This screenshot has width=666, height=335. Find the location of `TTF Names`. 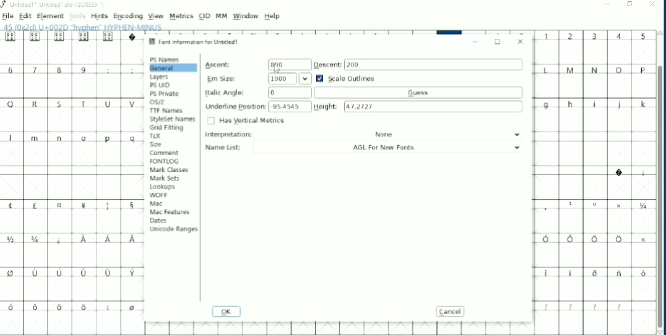

TTF Names is located at coordinates (166, 111).